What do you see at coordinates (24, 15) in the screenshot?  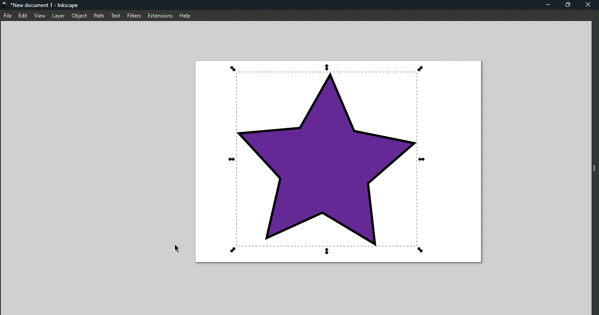 I see `Edit` at bounding box center [24, 15].